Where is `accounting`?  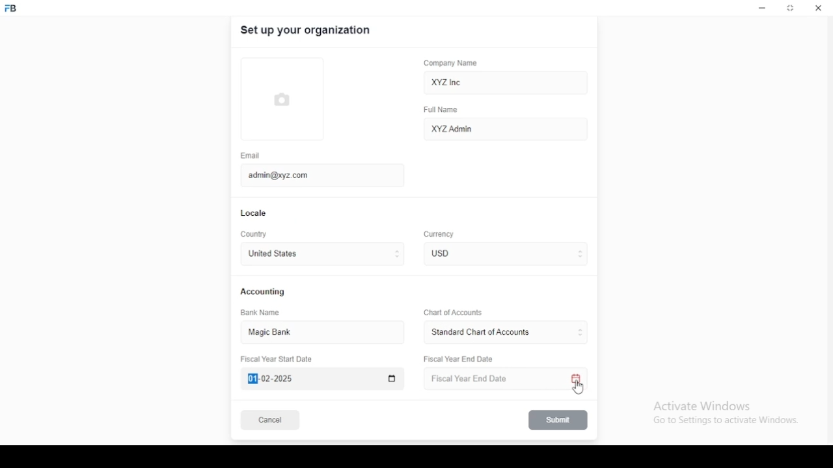 accounting is located at coordinates (264, 291).